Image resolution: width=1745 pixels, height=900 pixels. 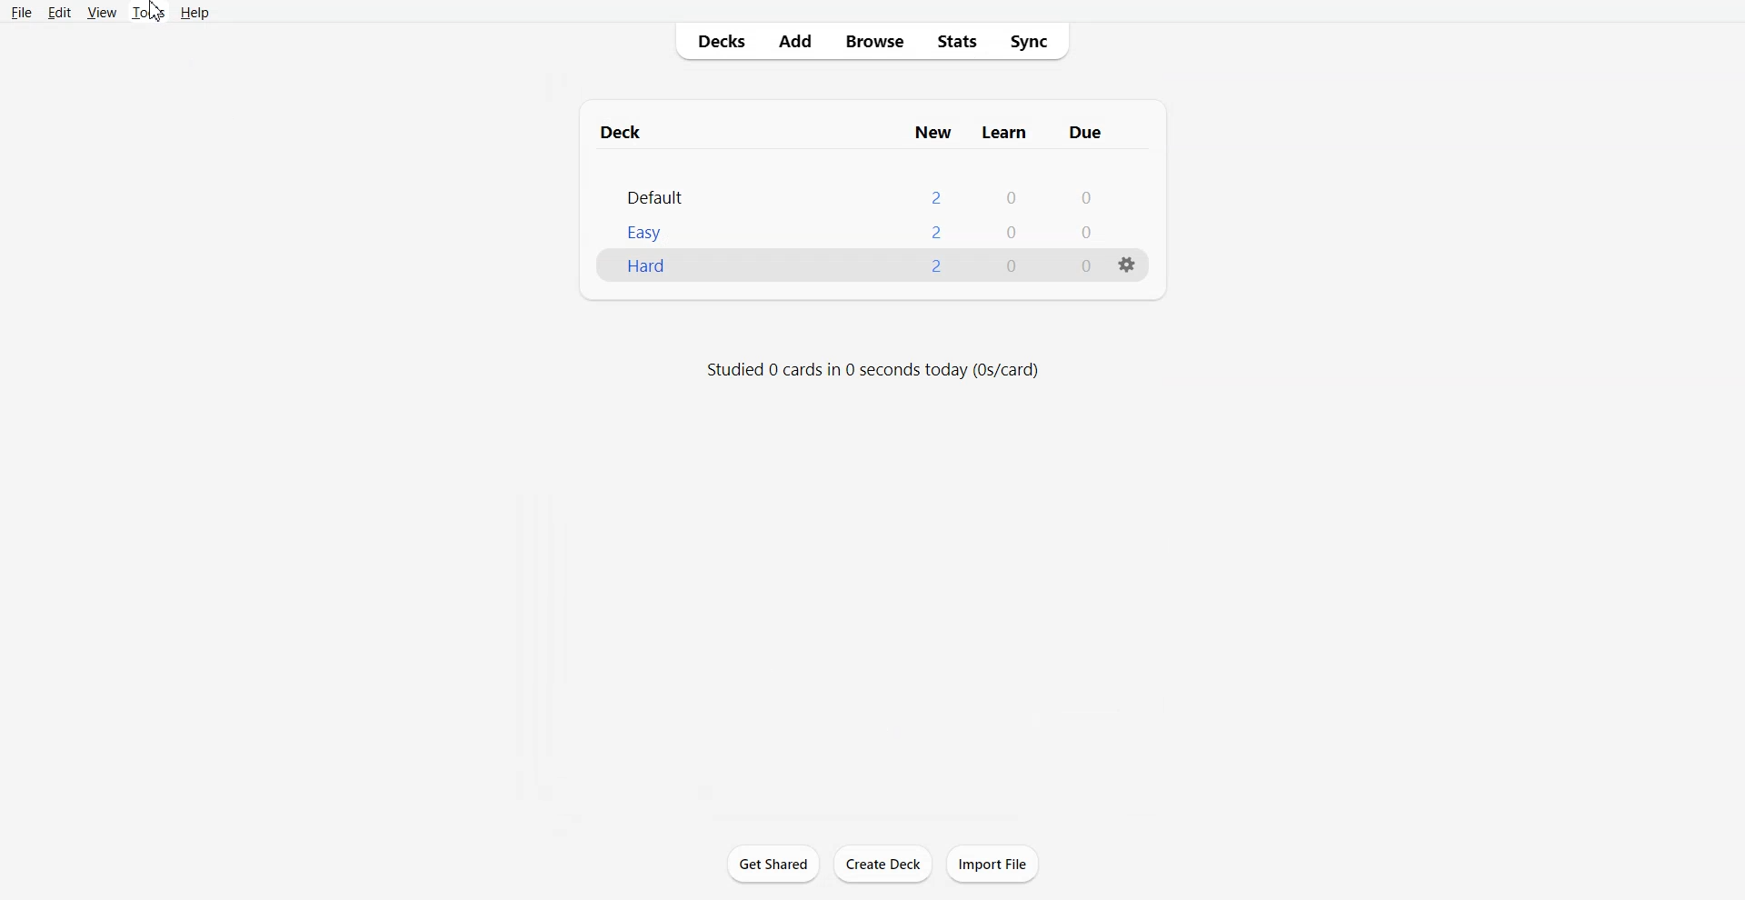 I want to click on View, so click(x=102, y=12).